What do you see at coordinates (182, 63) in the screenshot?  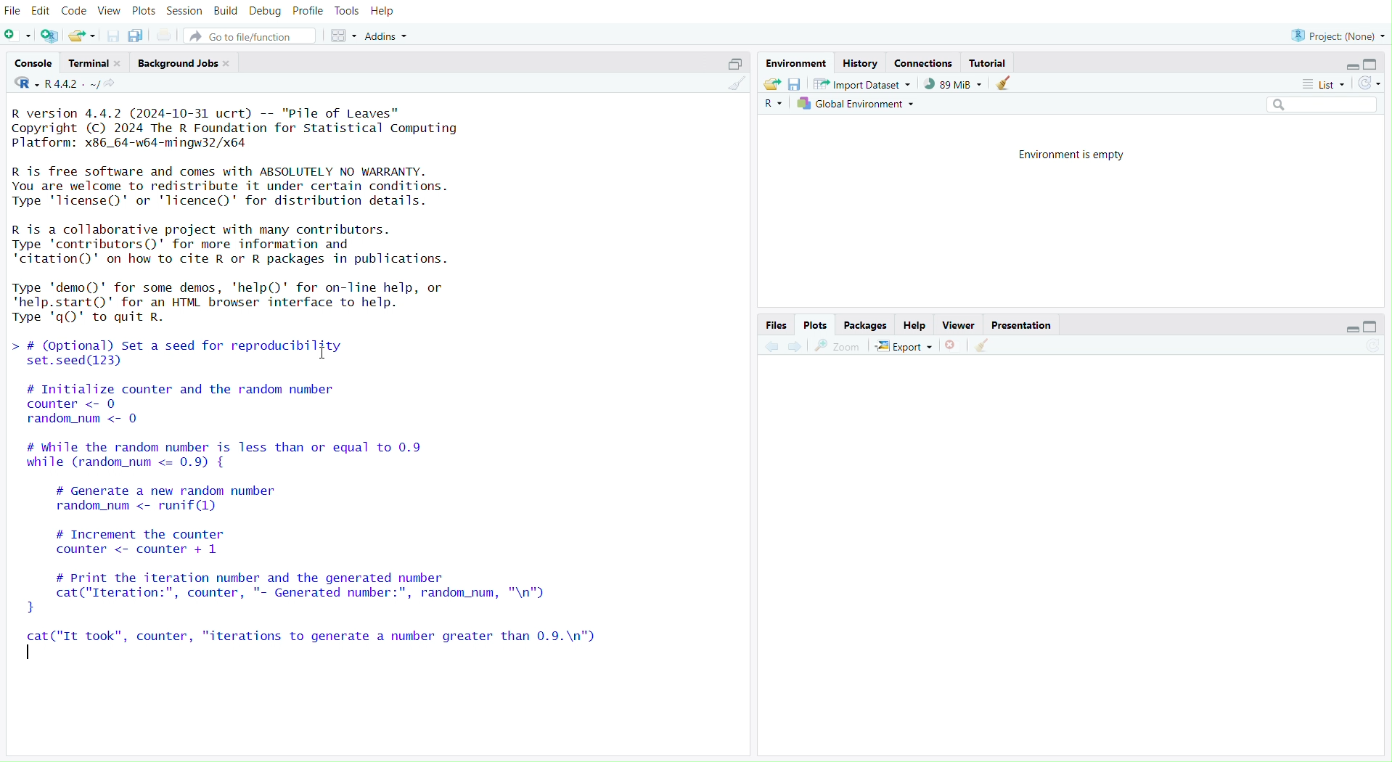 I see `Background Jobs` at bounding box center [182, 63].